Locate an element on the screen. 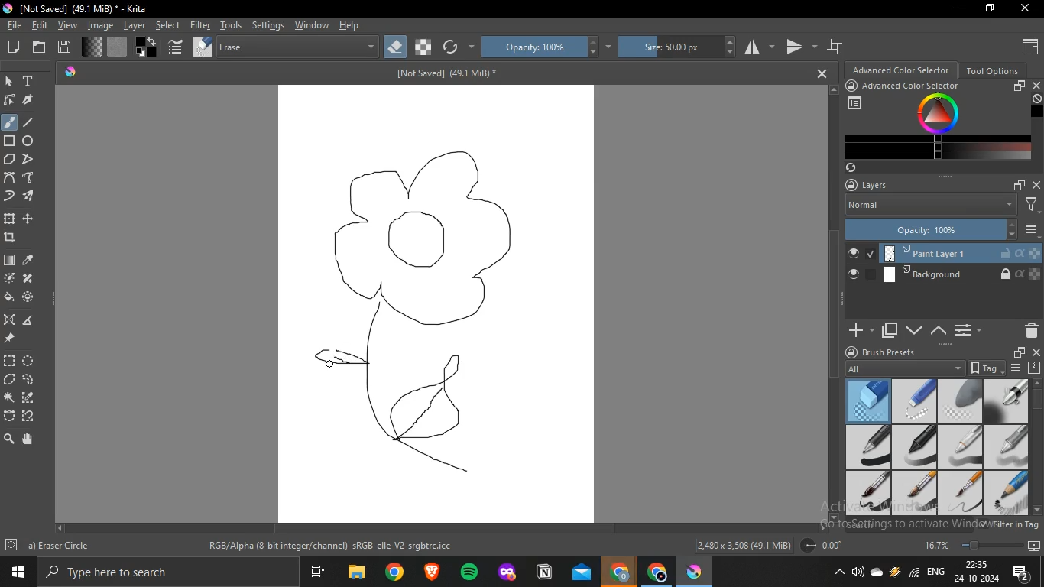 This screenshot has width=1044, height=587. eraser circle is located at coordinates (868, 399).